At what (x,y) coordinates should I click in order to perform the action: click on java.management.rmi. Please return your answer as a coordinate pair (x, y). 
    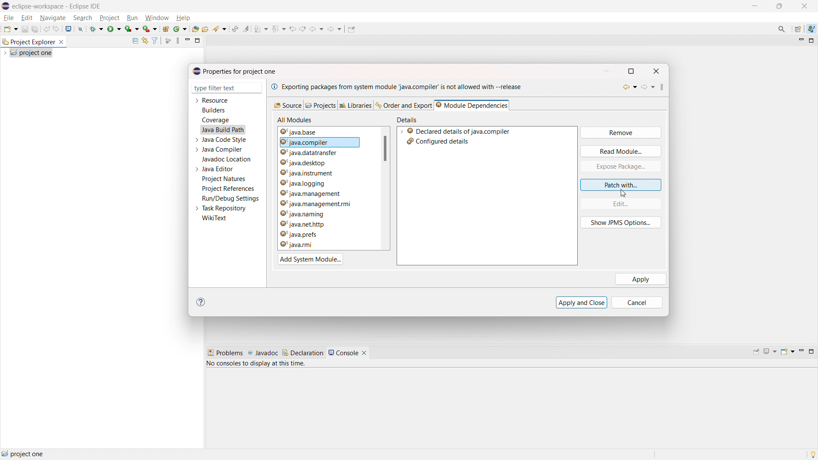
    Looking at the image, I should click on (319, 205).